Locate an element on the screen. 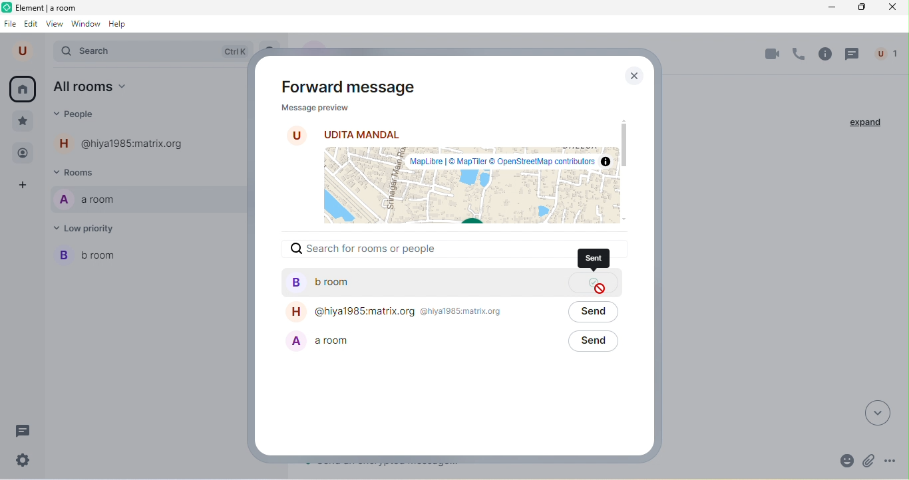 The image size is (909, 480). more options is located at coordinates (891, 459).